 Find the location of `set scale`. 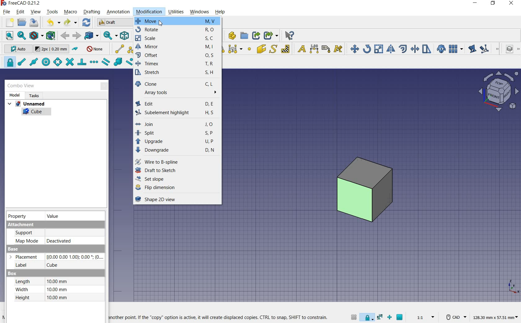

set scale is located at coordinates (425, 317).